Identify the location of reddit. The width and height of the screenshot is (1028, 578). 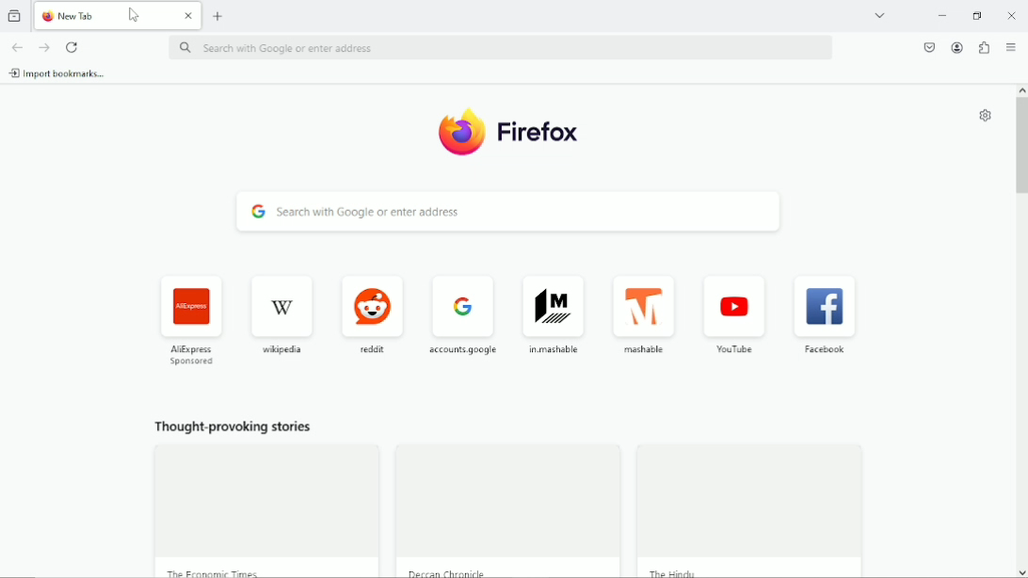
(373, 313).